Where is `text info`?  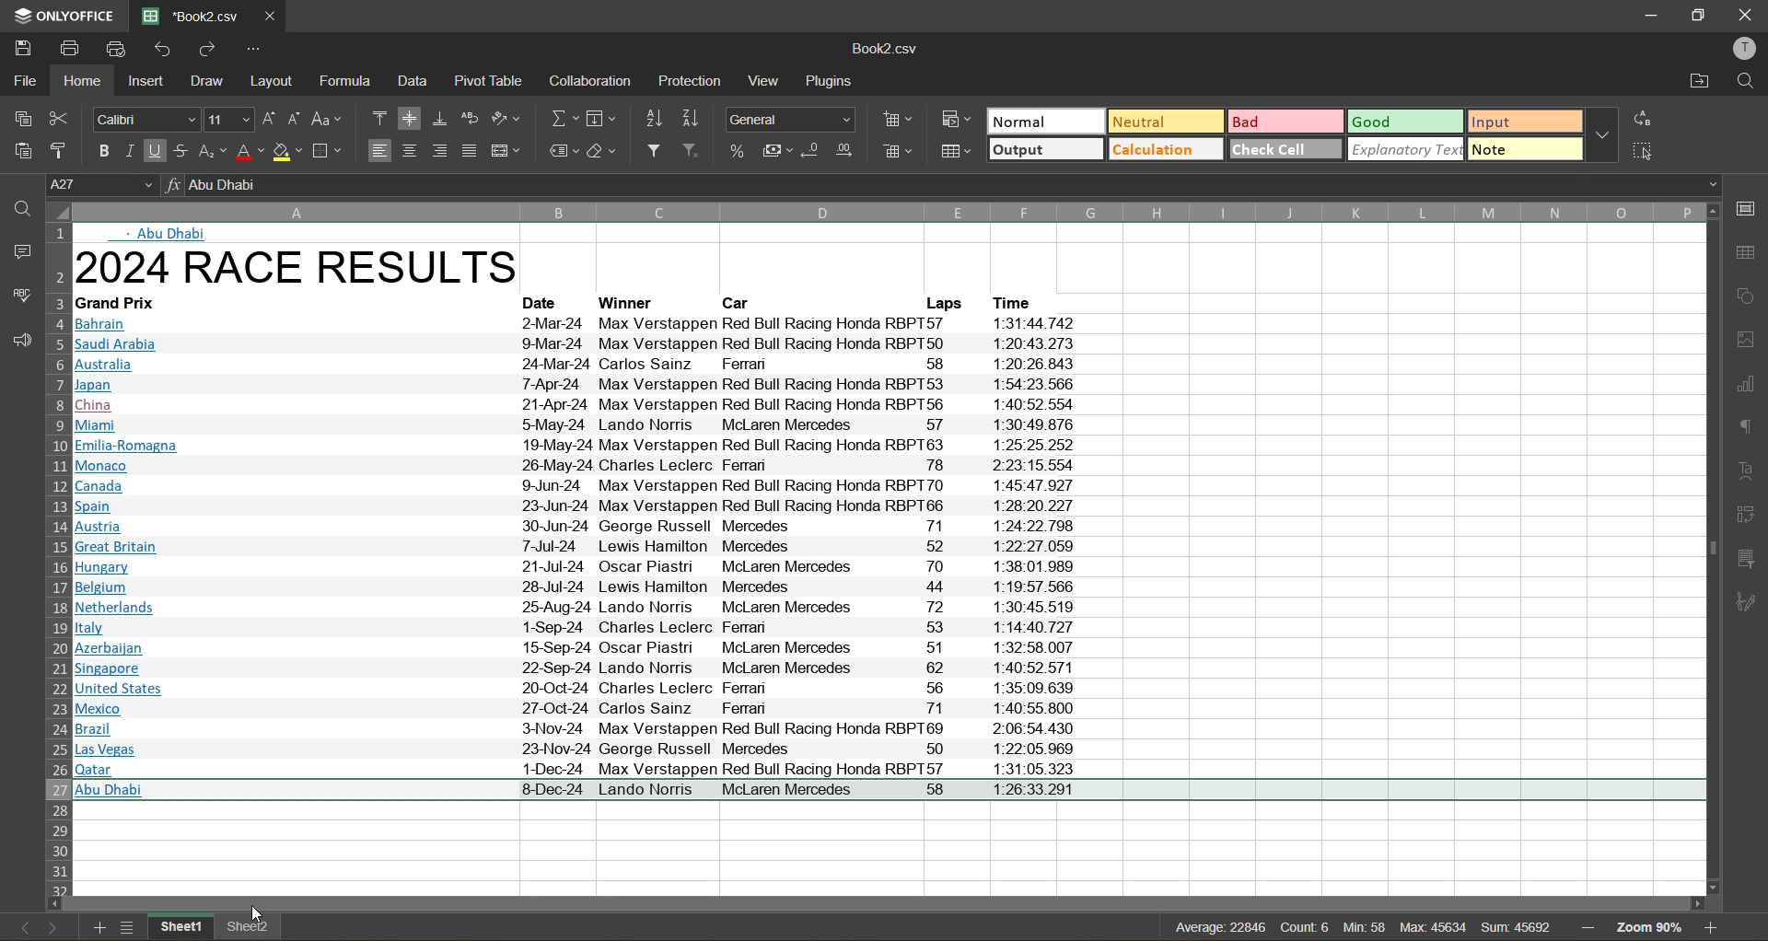
text info is located at coordinates (169, 234).